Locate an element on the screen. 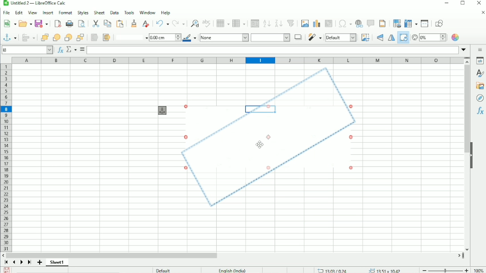 The width and height of the screenshot is (486, 273). Paste is located at coordinates (120, 23).